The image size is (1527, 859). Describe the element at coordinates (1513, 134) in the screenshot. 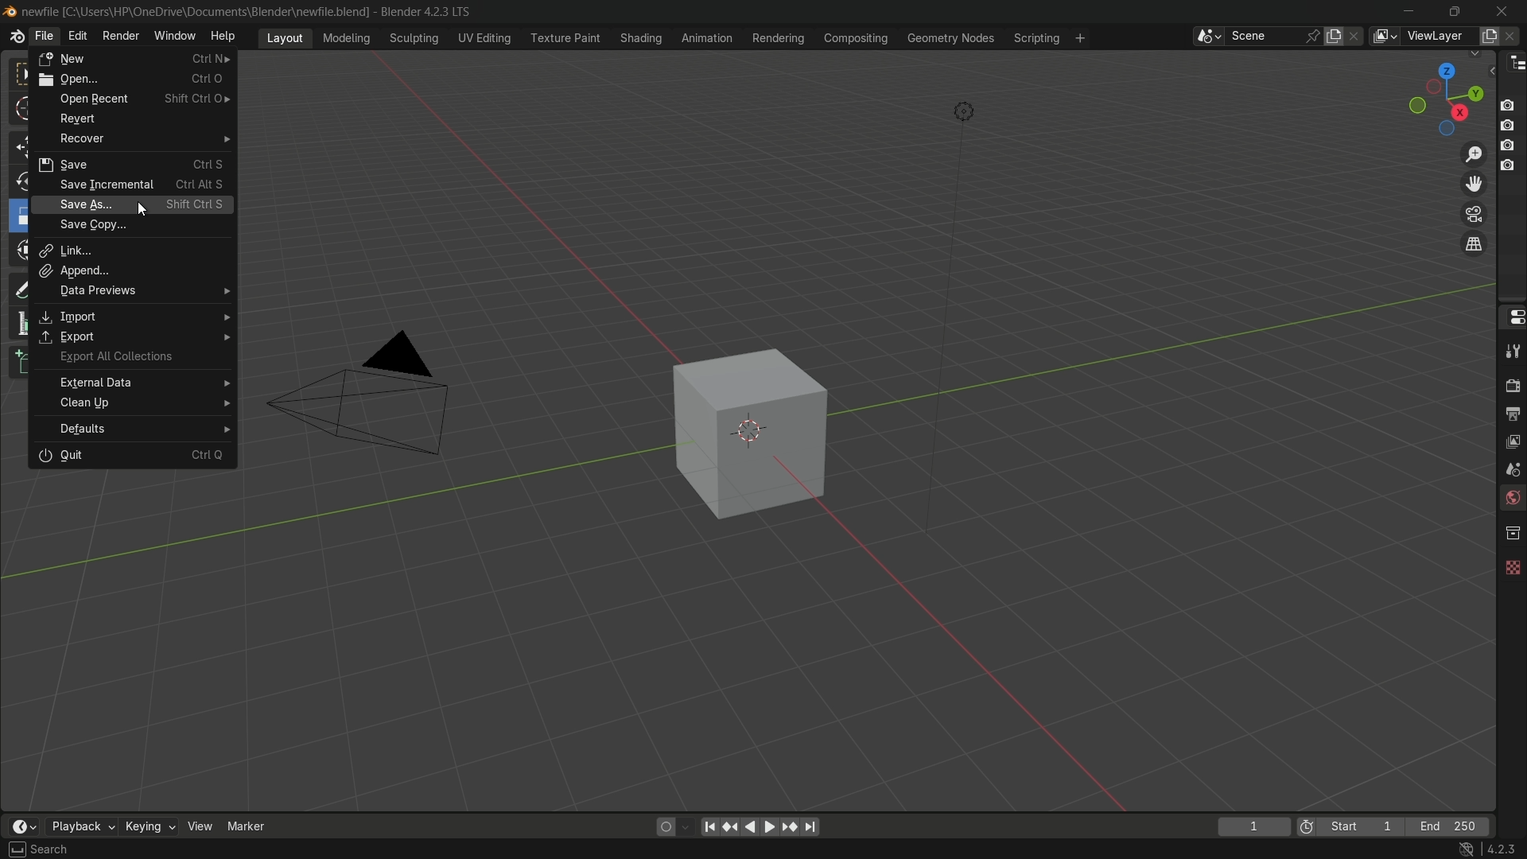

I see `Buttons` at that location.